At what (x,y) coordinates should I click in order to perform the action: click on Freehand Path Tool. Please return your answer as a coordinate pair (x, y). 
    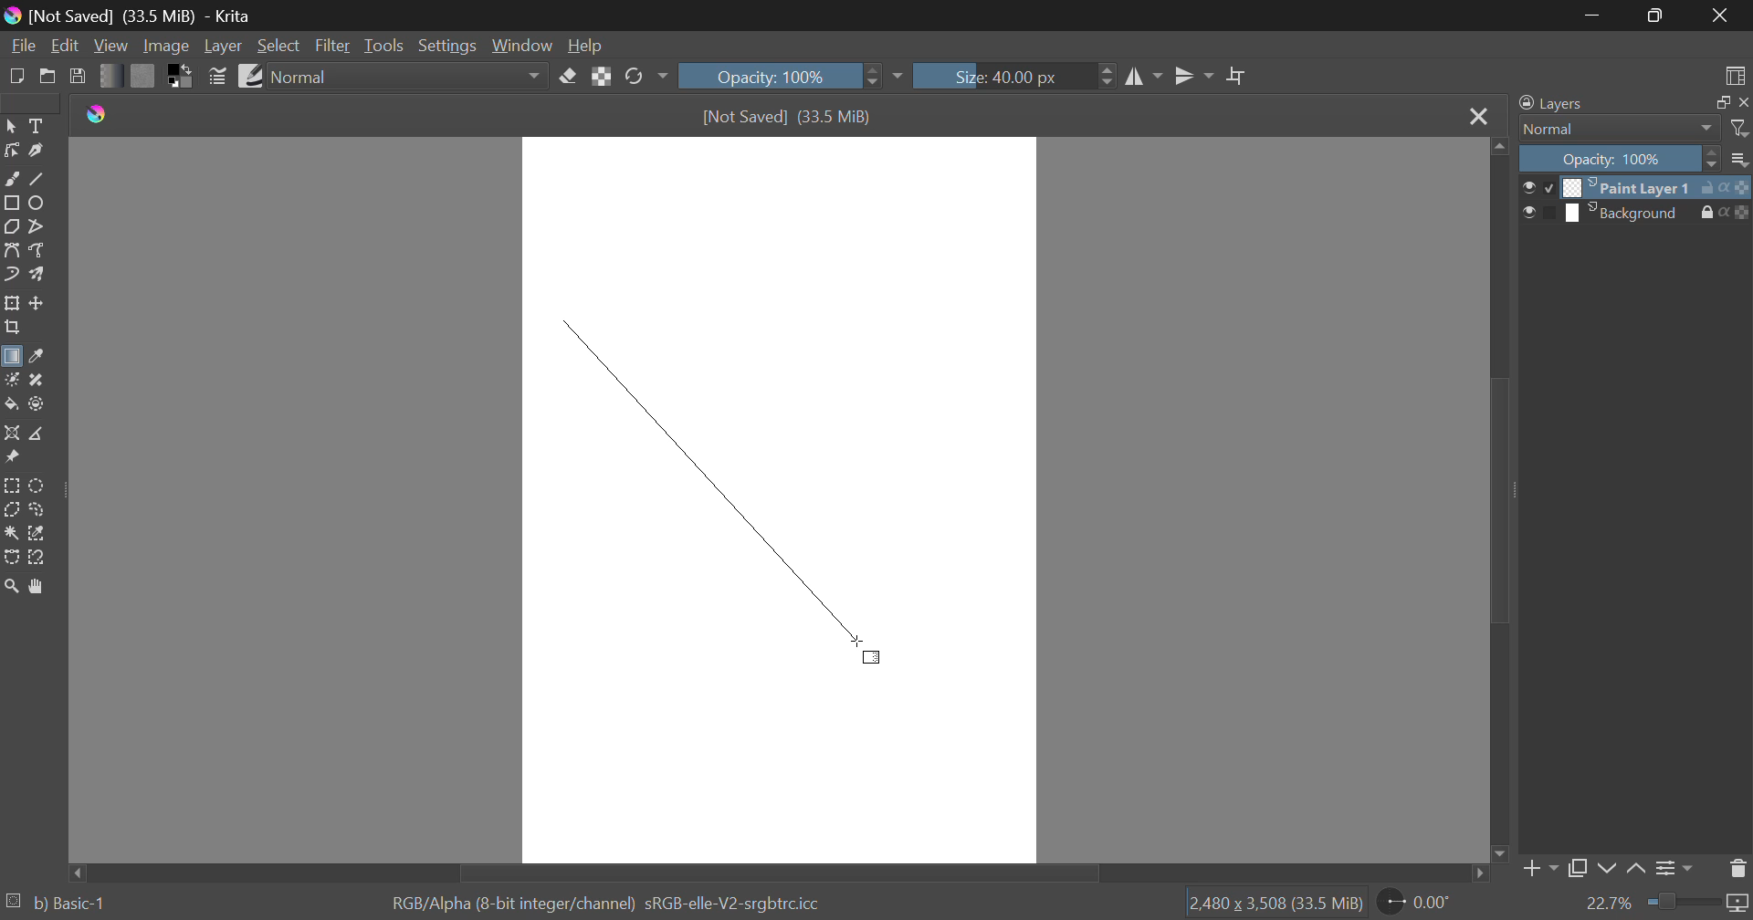
    Looking at the image, I should click on (40, 252).